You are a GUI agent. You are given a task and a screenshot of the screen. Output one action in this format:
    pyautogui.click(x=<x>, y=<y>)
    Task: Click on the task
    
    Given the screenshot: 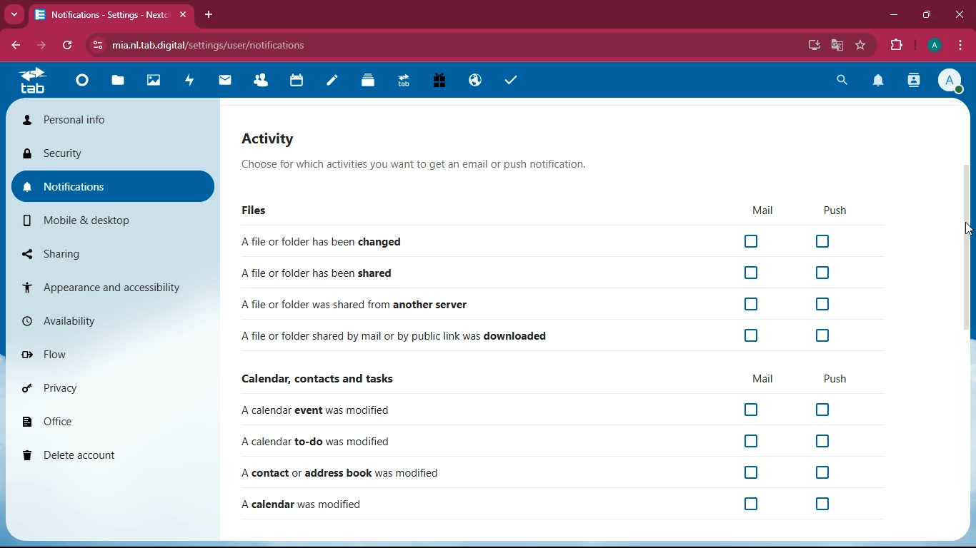 What is the action you would take?
    pyautogui.click(x=514, y=82)
    